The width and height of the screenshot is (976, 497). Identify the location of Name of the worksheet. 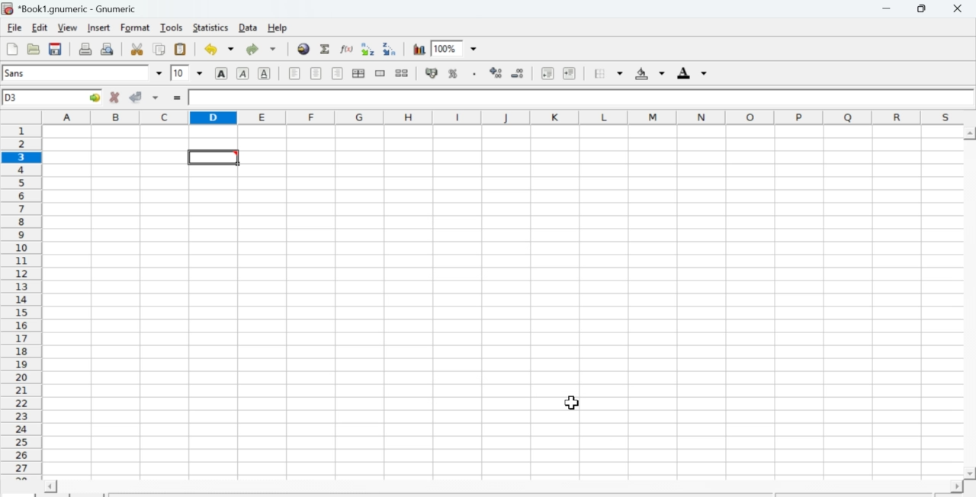
(80, 8).